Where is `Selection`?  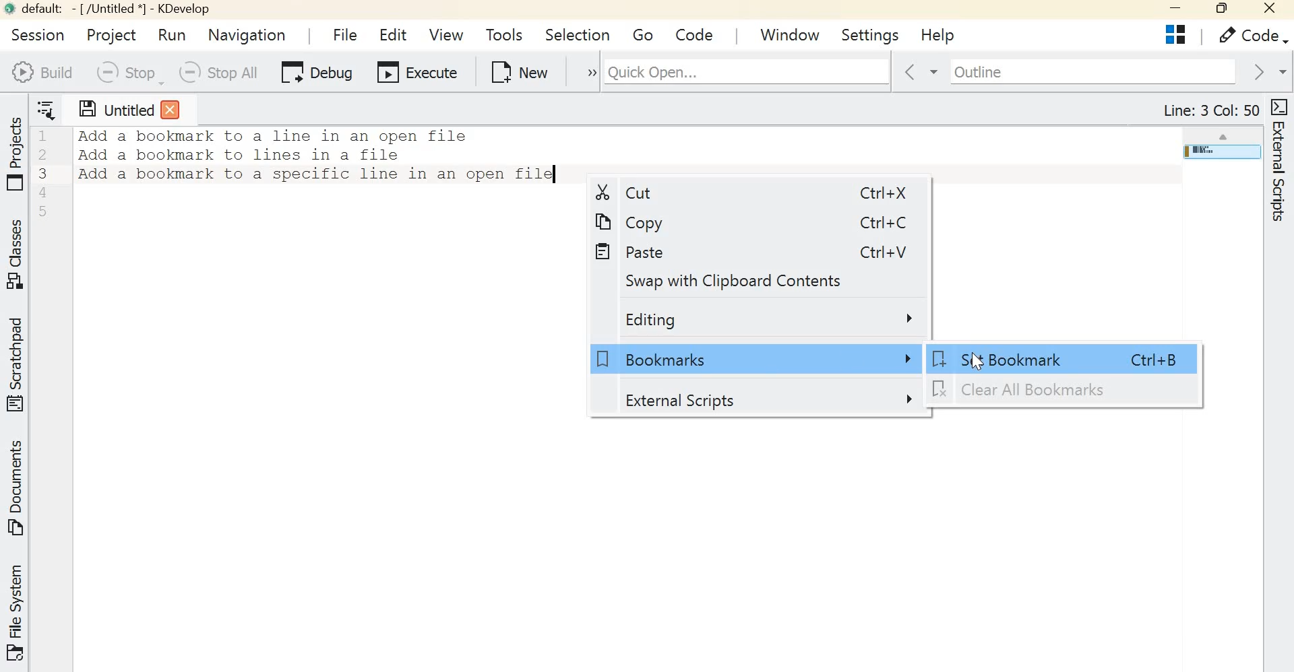
Selection is located at coordinates (578, 34).